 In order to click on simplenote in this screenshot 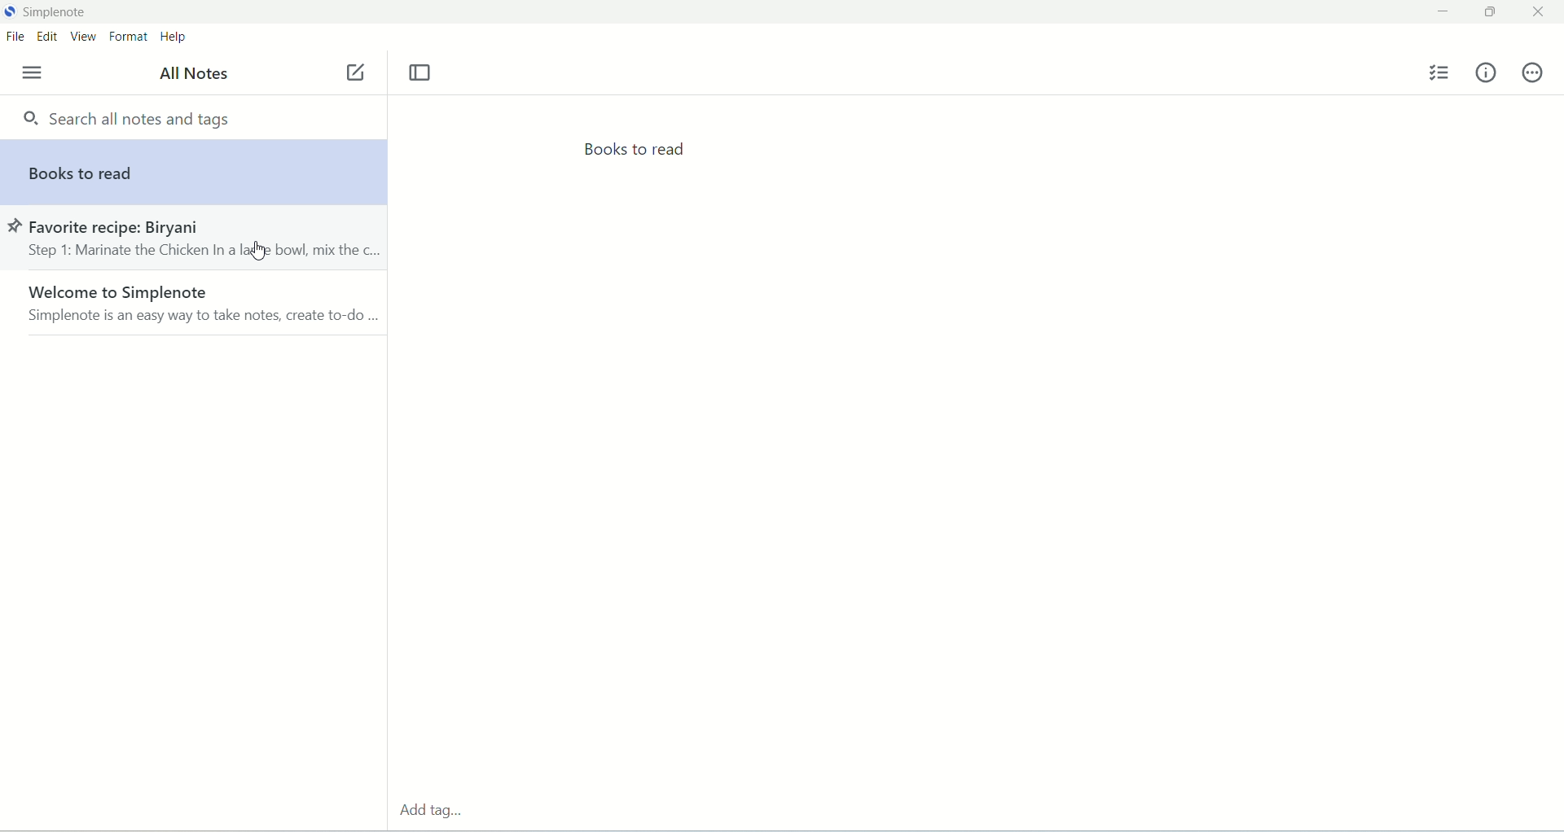, I will do `click(57, 14)`.